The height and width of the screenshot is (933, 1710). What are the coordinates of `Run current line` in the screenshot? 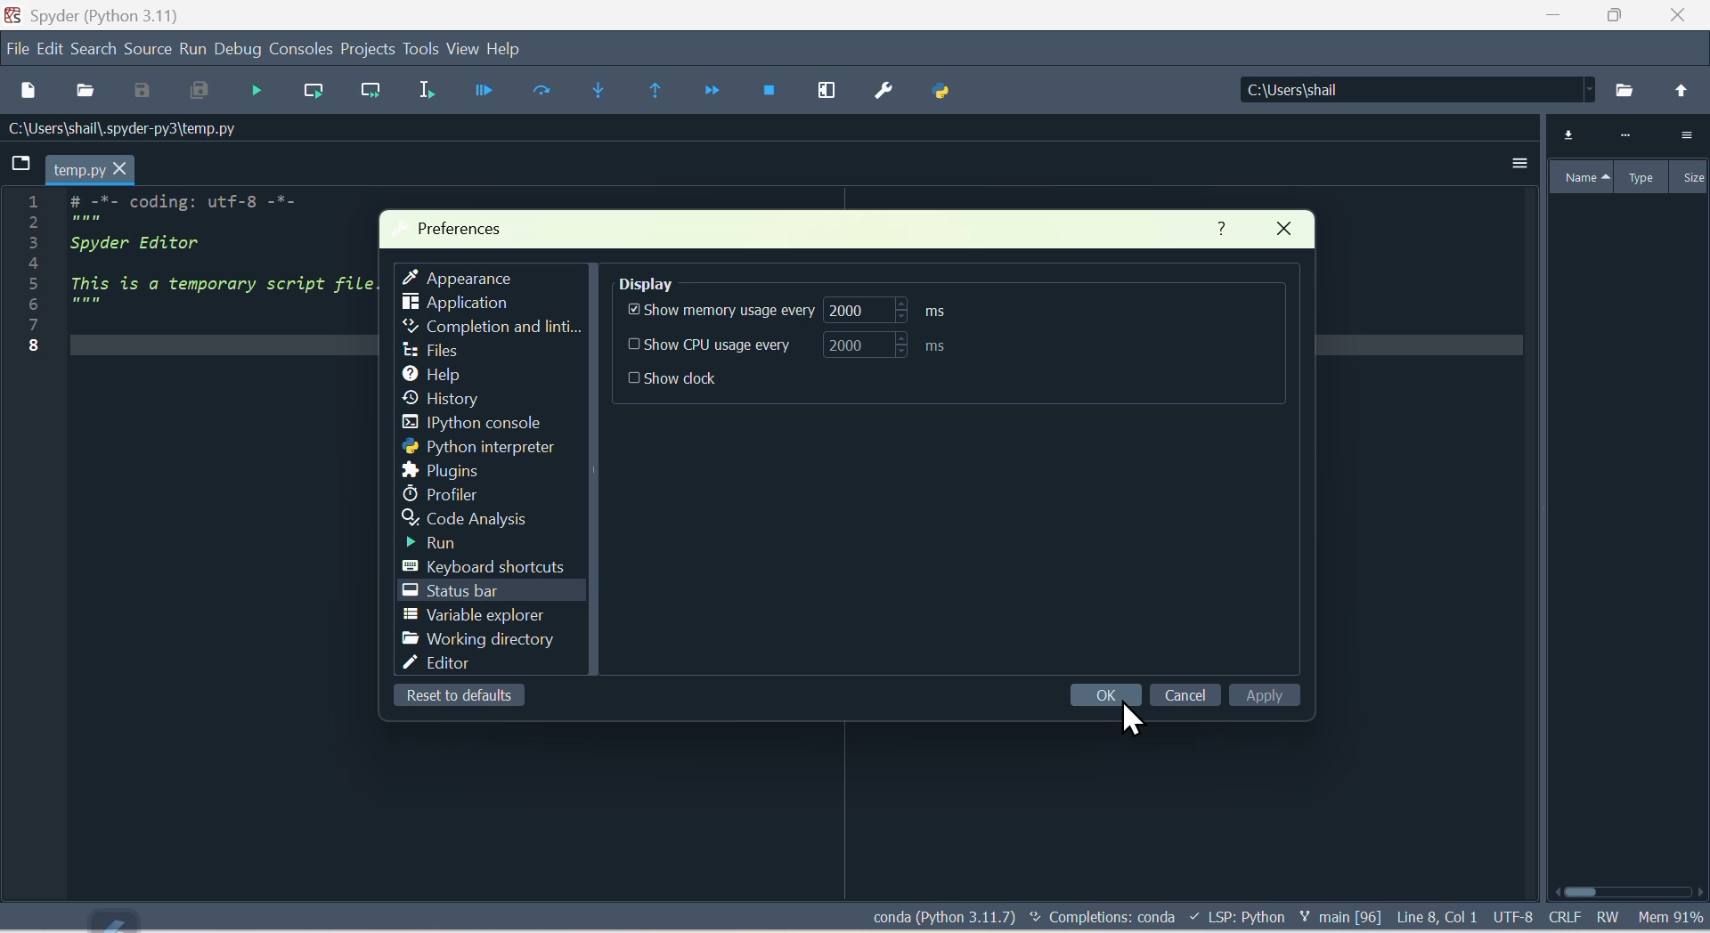 It's located at (308, 86).